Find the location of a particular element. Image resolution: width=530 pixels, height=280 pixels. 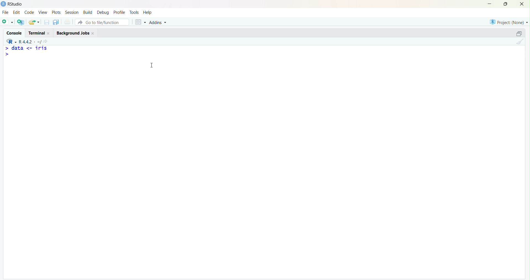

Help is located at coordinates (148, 13).